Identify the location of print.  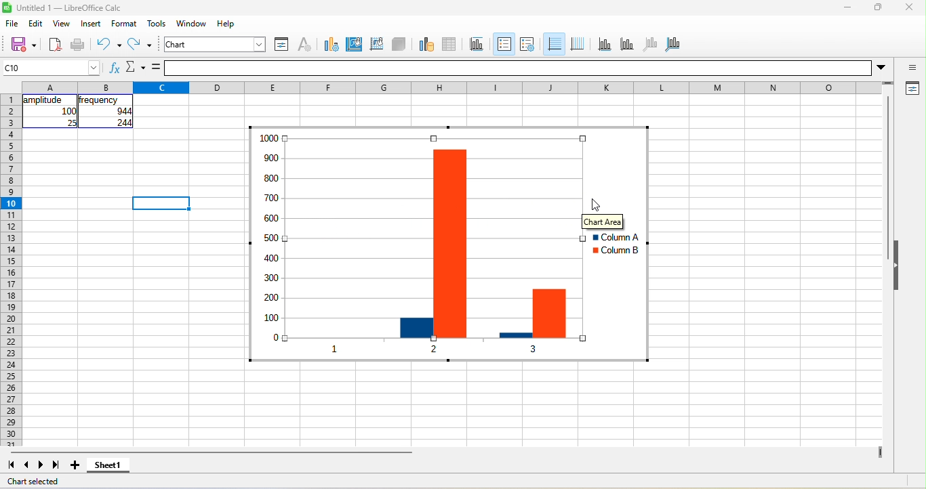
(78, 45).